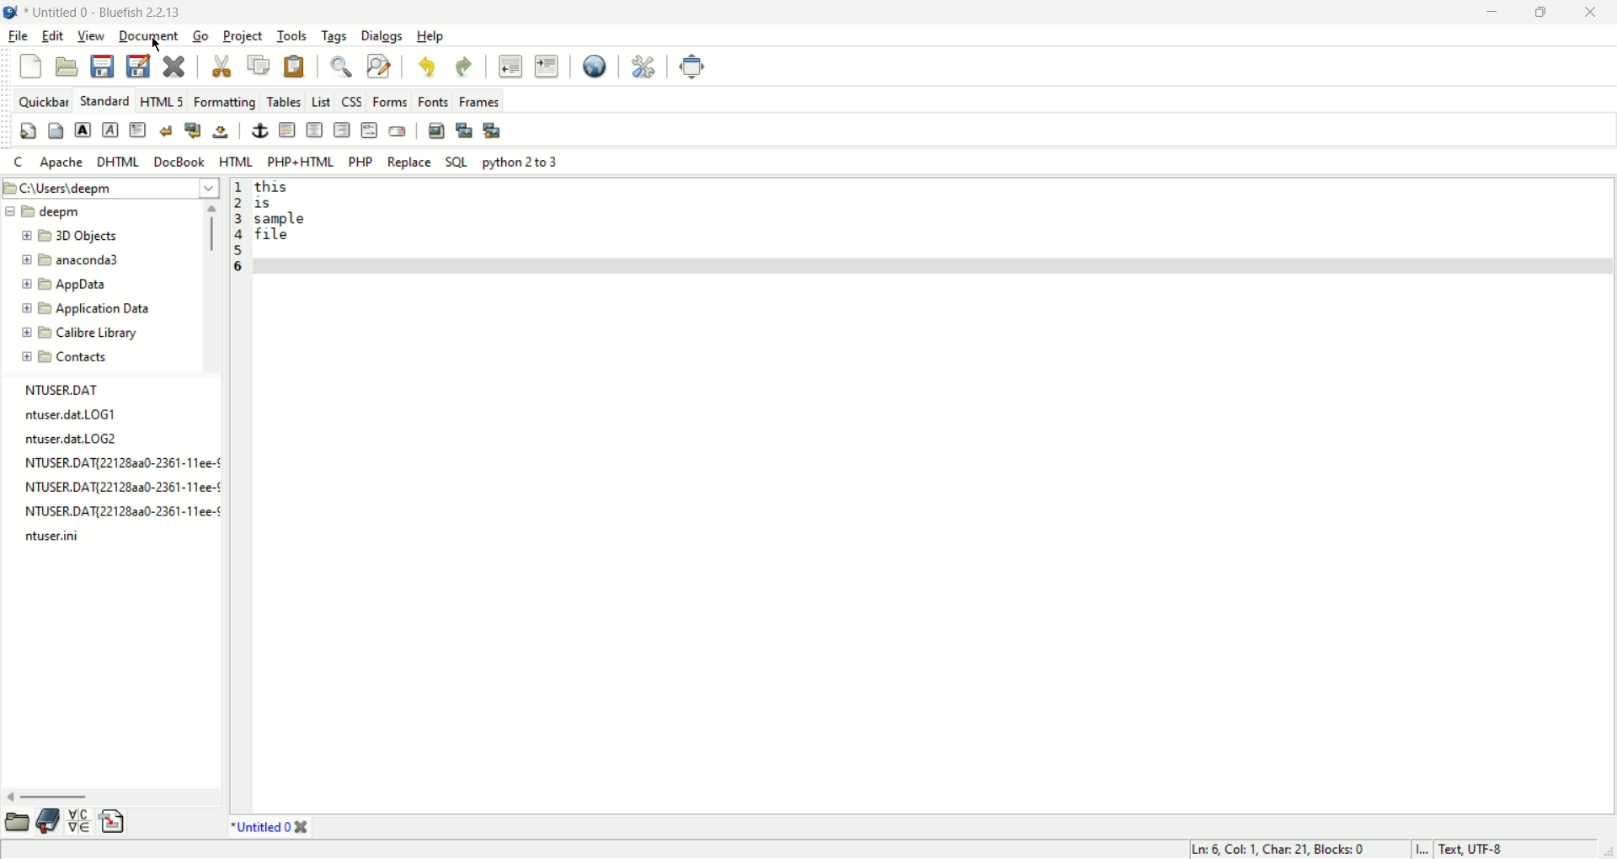 This screenshot has width=1617, height=859. I want to click on title, so click(265, 825).